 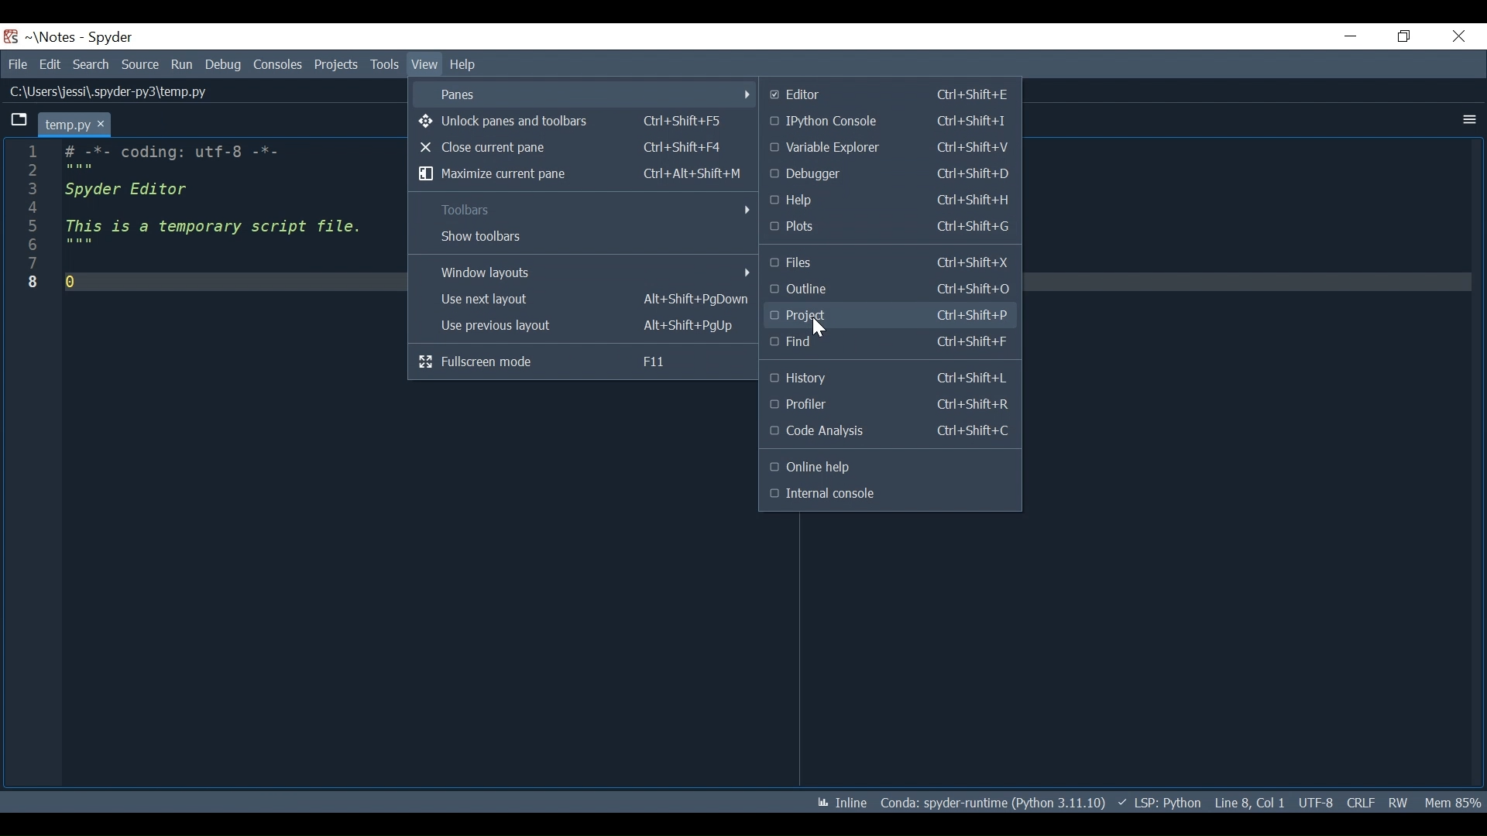 I want to click on Editor, so click(x=890, y=94).